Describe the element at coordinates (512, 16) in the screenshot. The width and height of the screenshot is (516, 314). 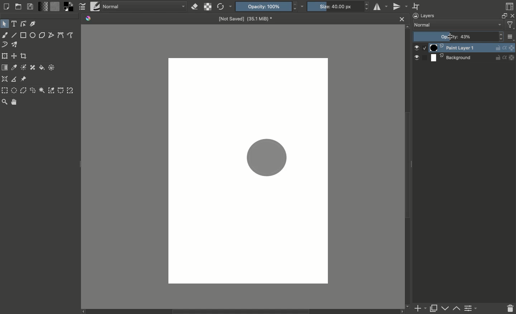
I see `Close` at that location.